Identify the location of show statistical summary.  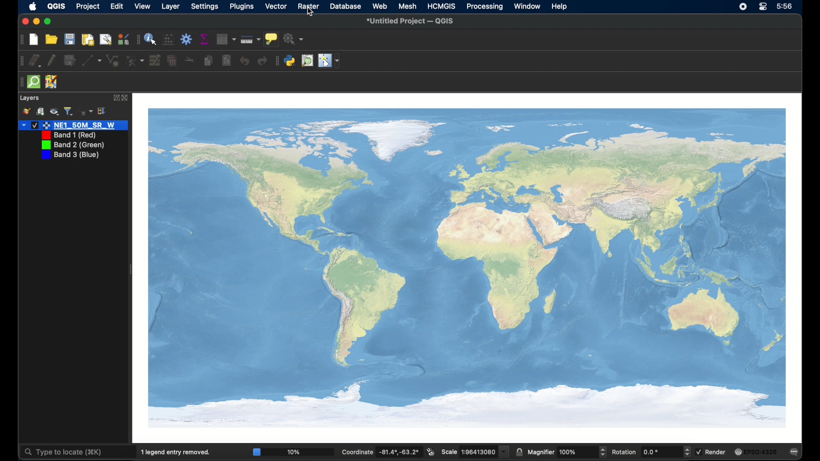
(204, 39).